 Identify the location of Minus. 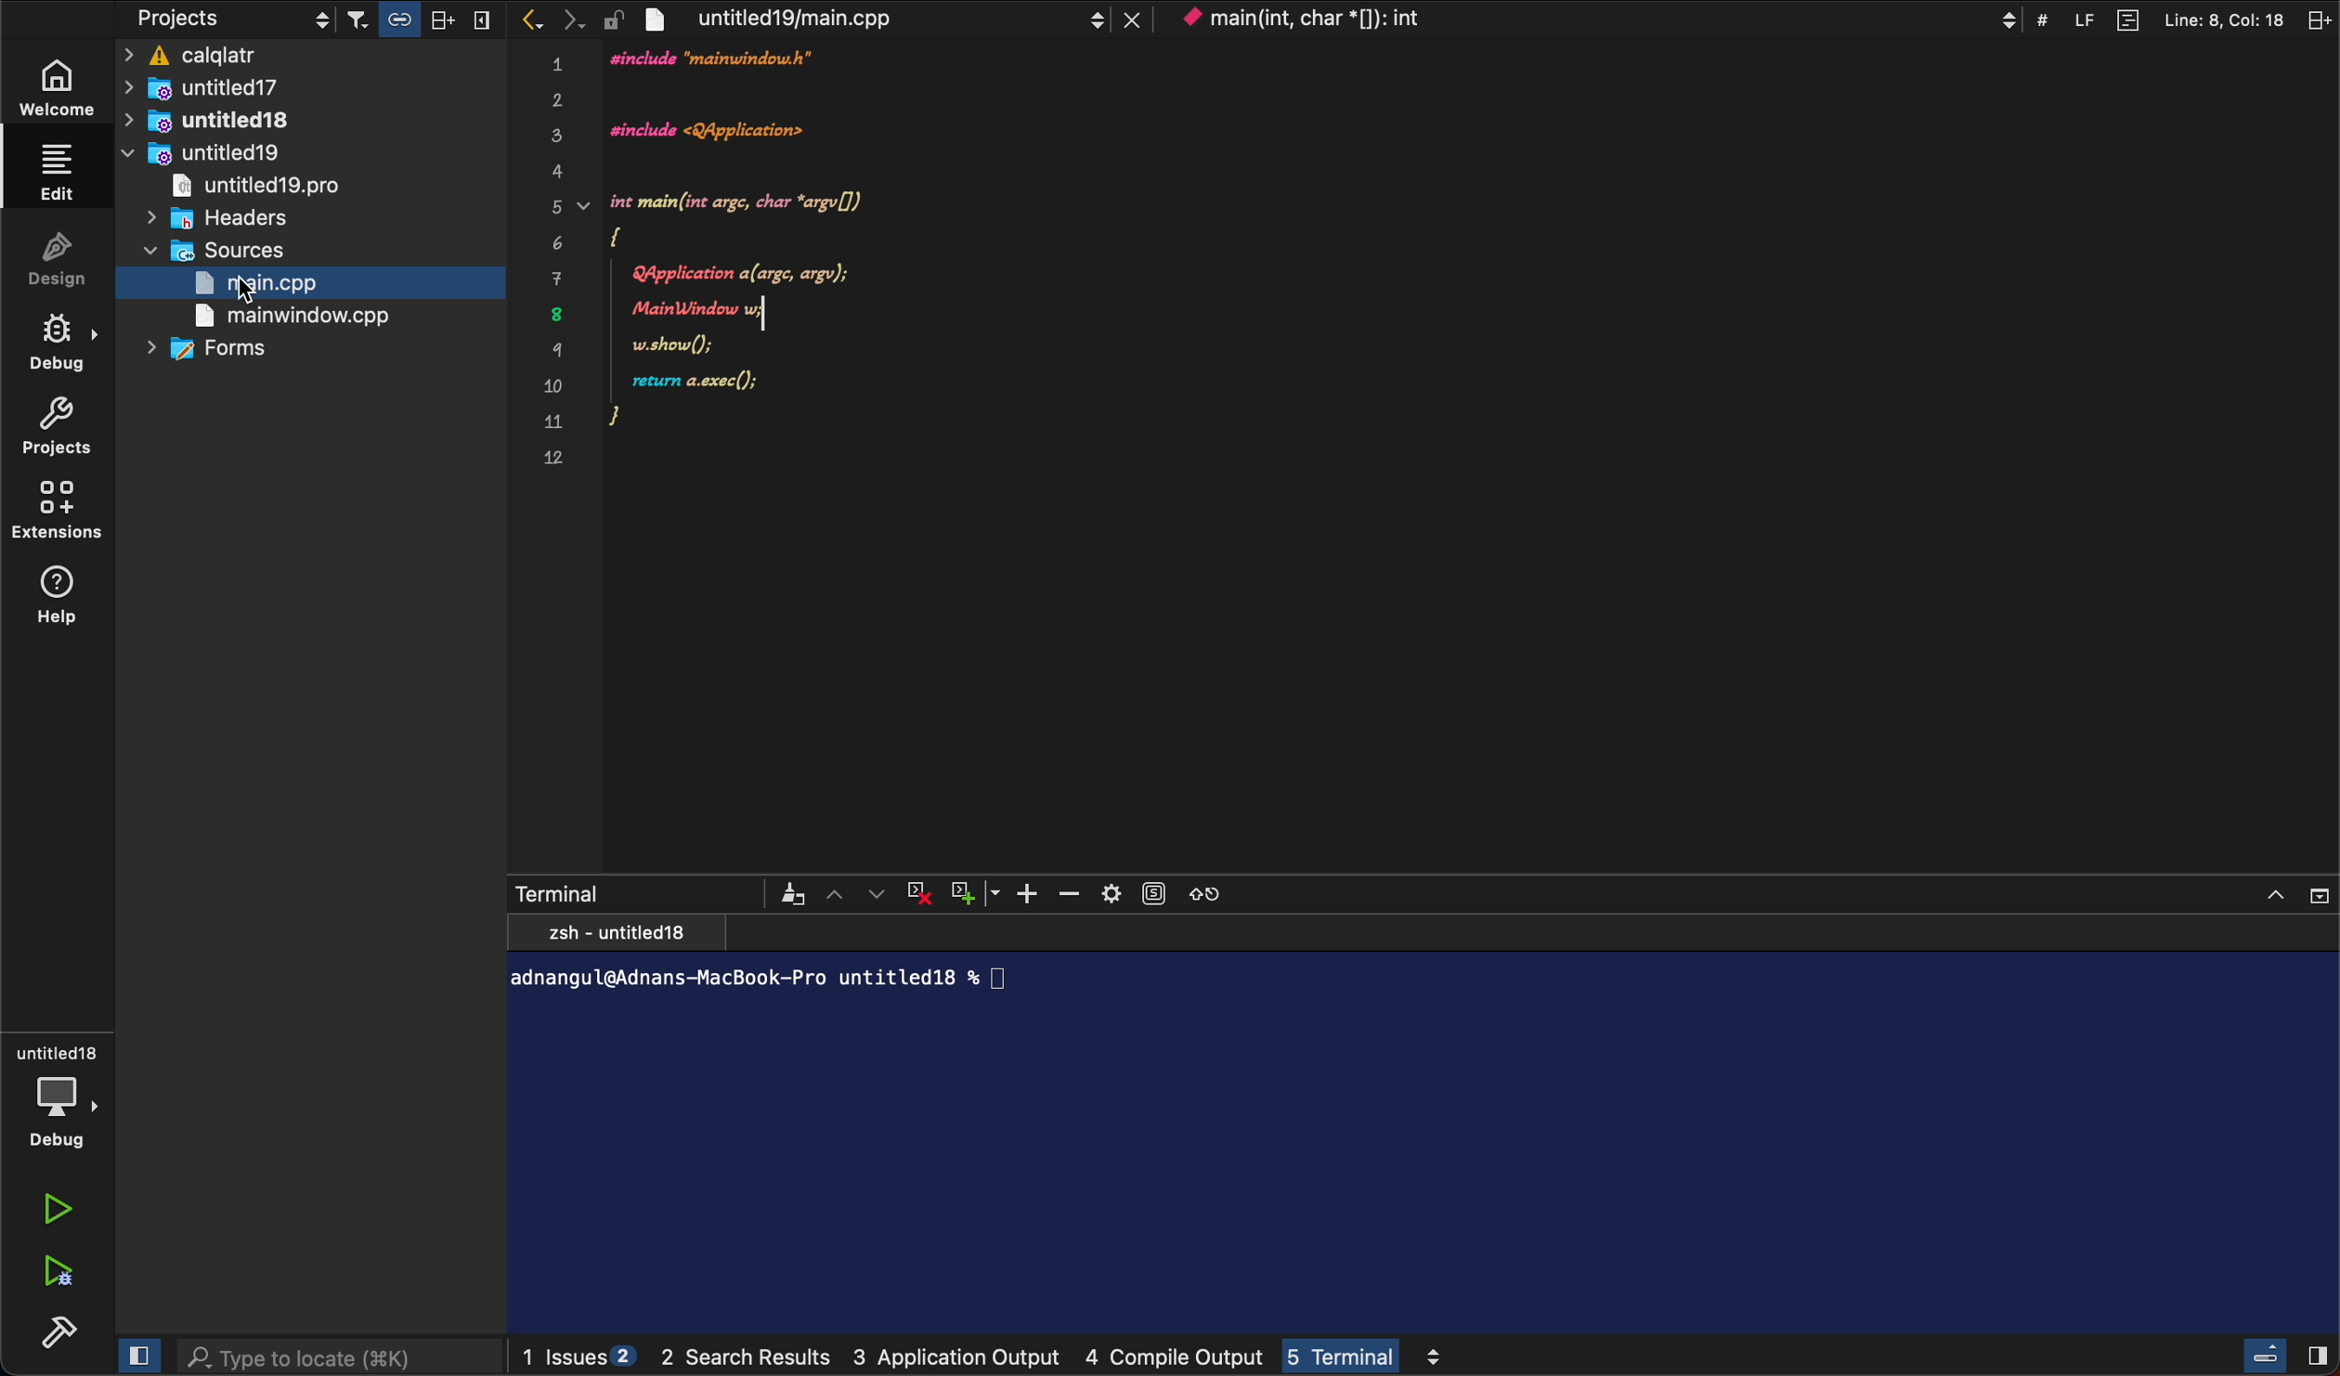
(1070, 892).